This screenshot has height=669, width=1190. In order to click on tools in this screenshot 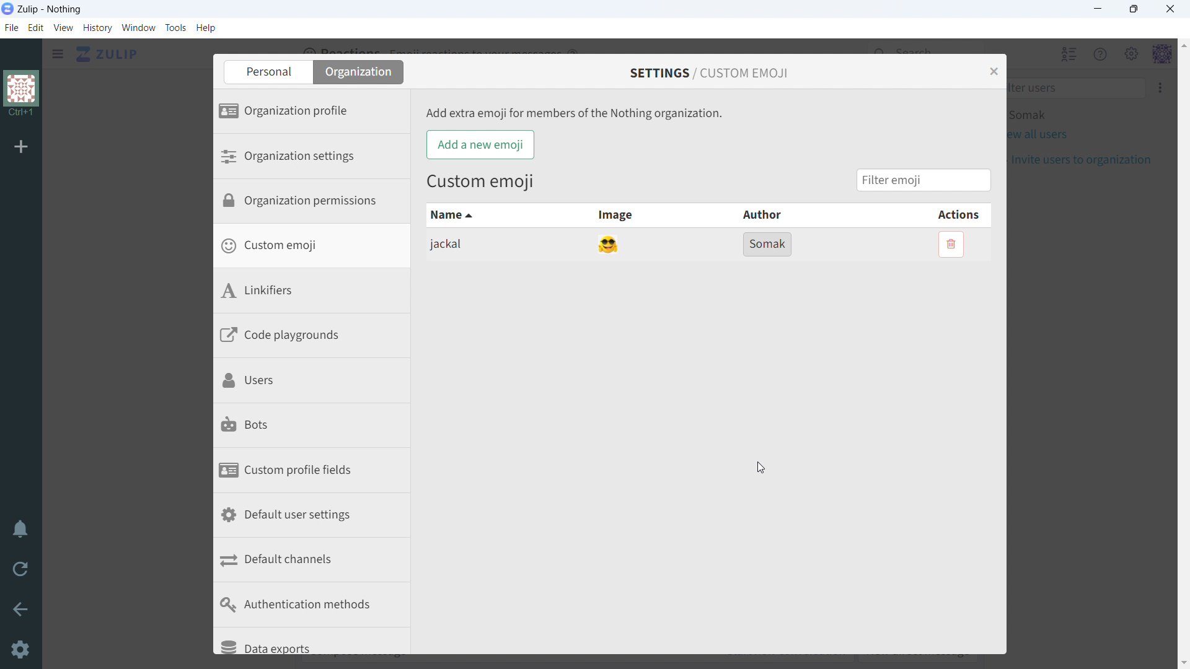, I will do `click(175, 27)`.